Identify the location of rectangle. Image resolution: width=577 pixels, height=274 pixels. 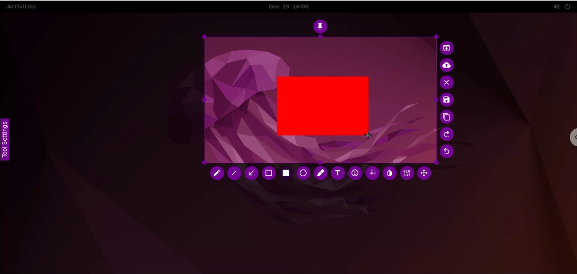
(322, 105).